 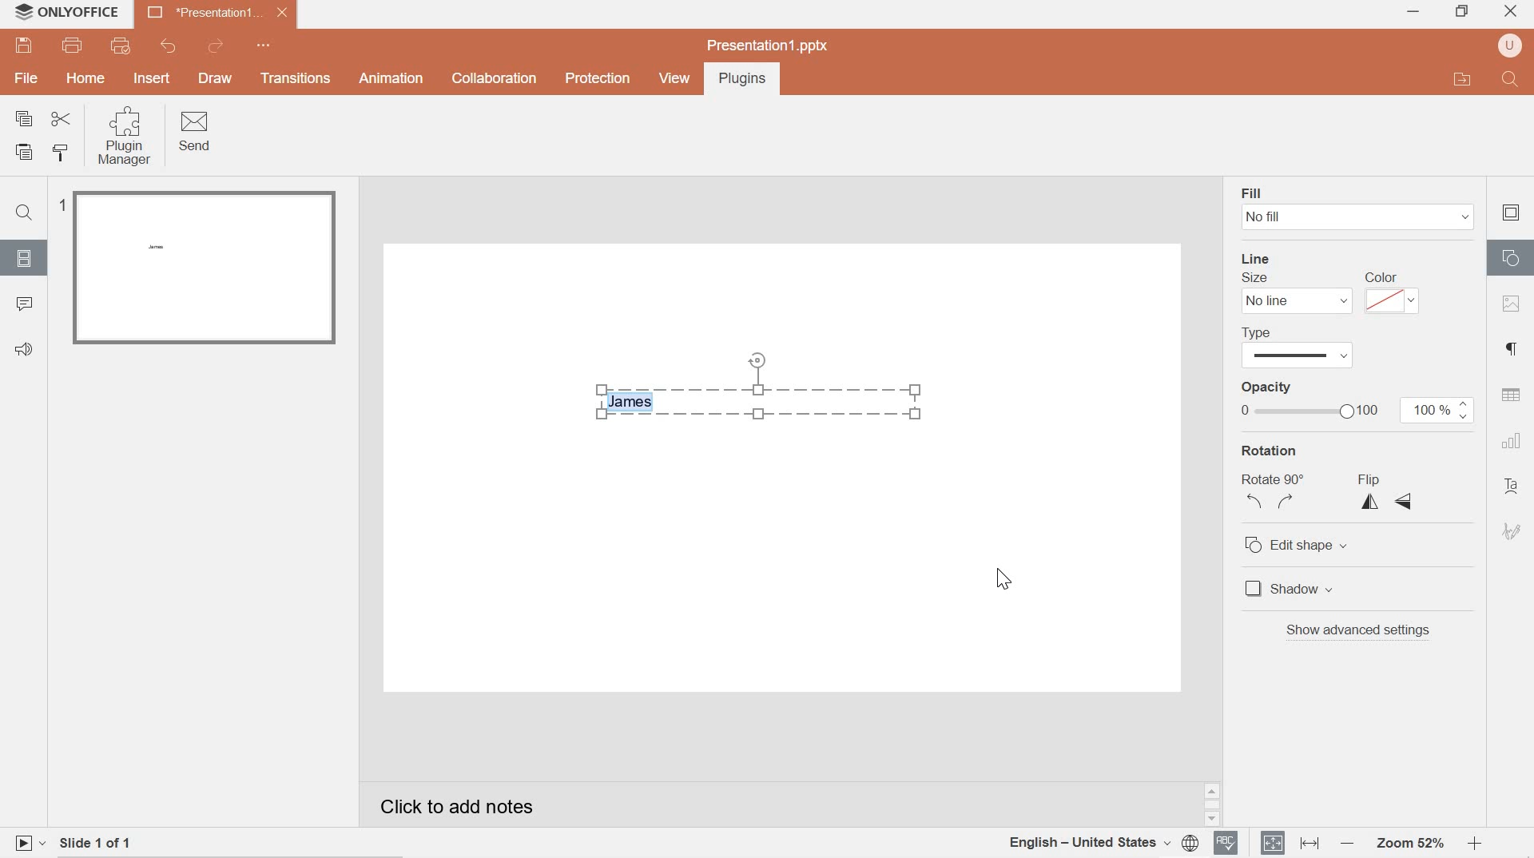 I want to click on restore down, so click(x=1461, y=10).